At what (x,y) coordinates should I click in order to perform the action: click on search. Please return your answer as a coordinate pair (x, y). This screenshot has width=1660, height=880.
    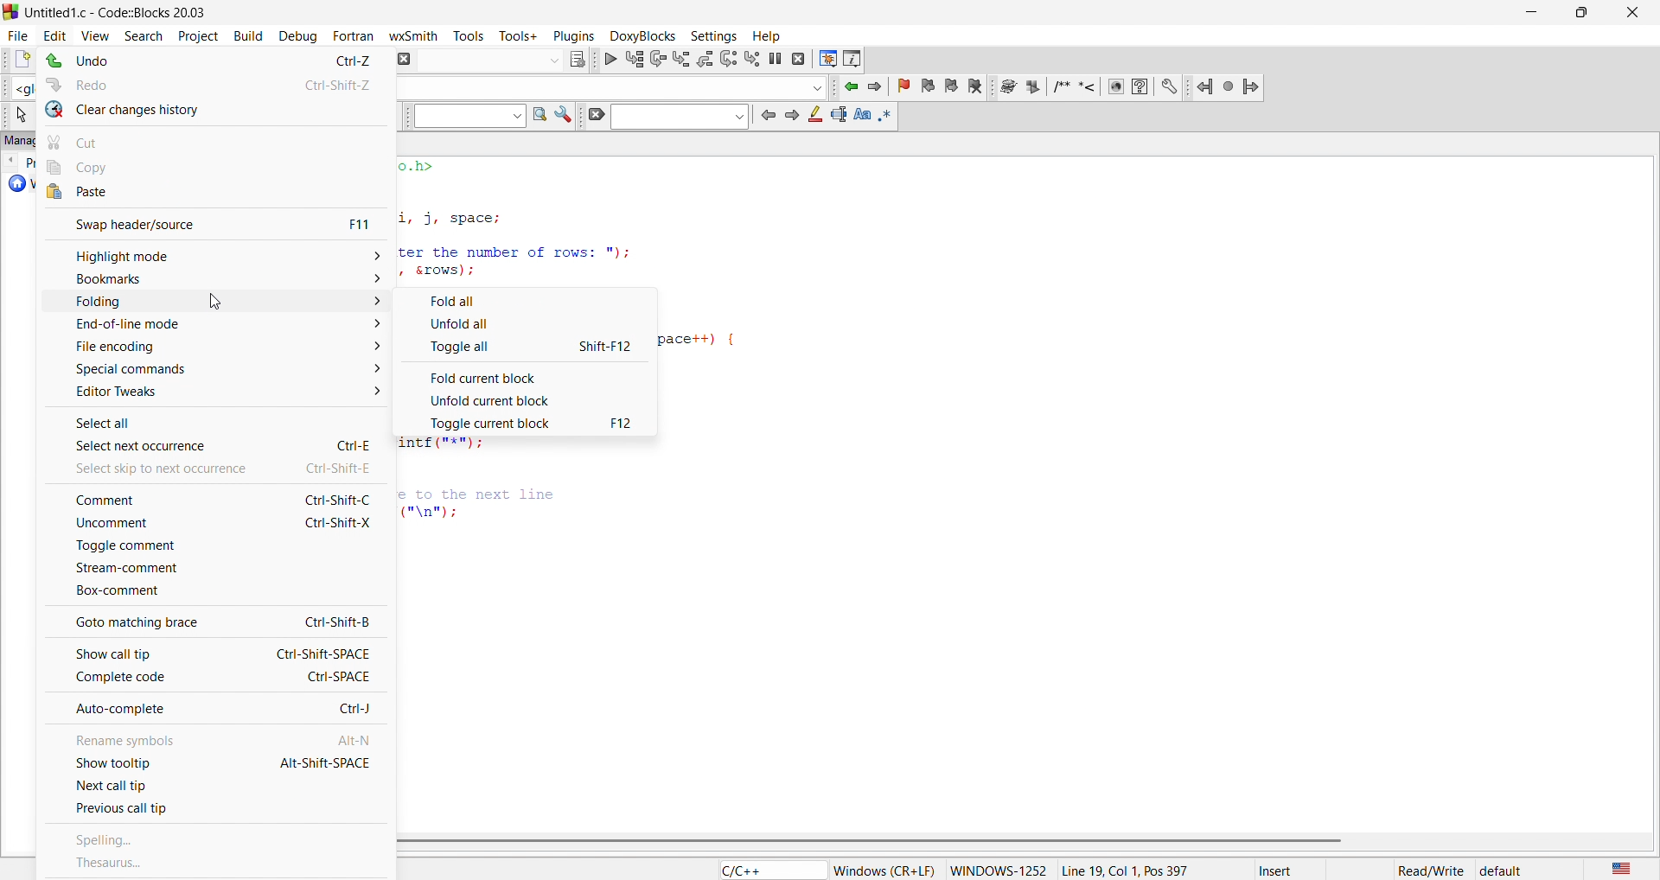
    Looking at the image, I should click on (137, 34).